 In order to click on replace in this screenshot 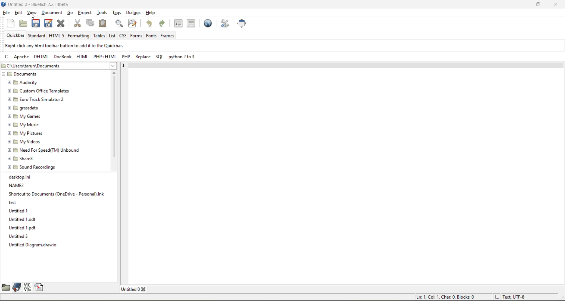, I will do `click(144, 57)`.